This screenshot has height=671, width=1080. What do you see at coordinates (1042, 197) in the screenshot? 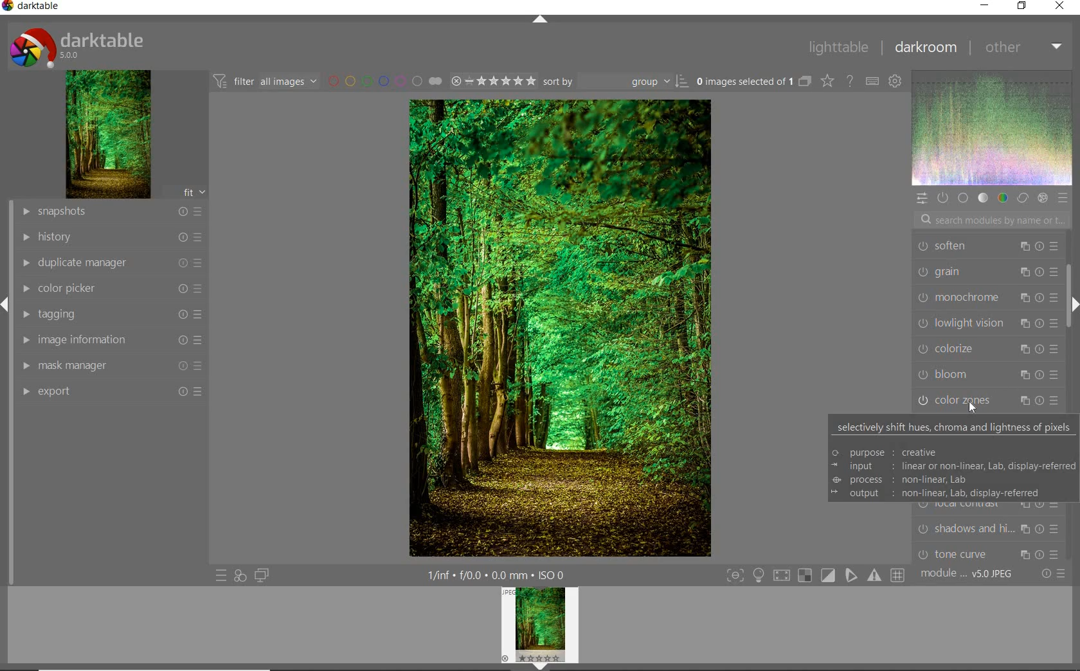
I see `EFFECT` at bounding box center [1042, 197].